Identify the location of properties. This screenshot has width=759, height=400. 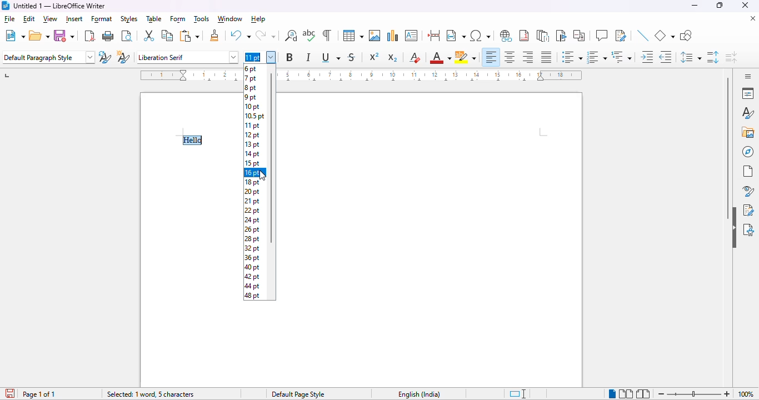
(748, 93).